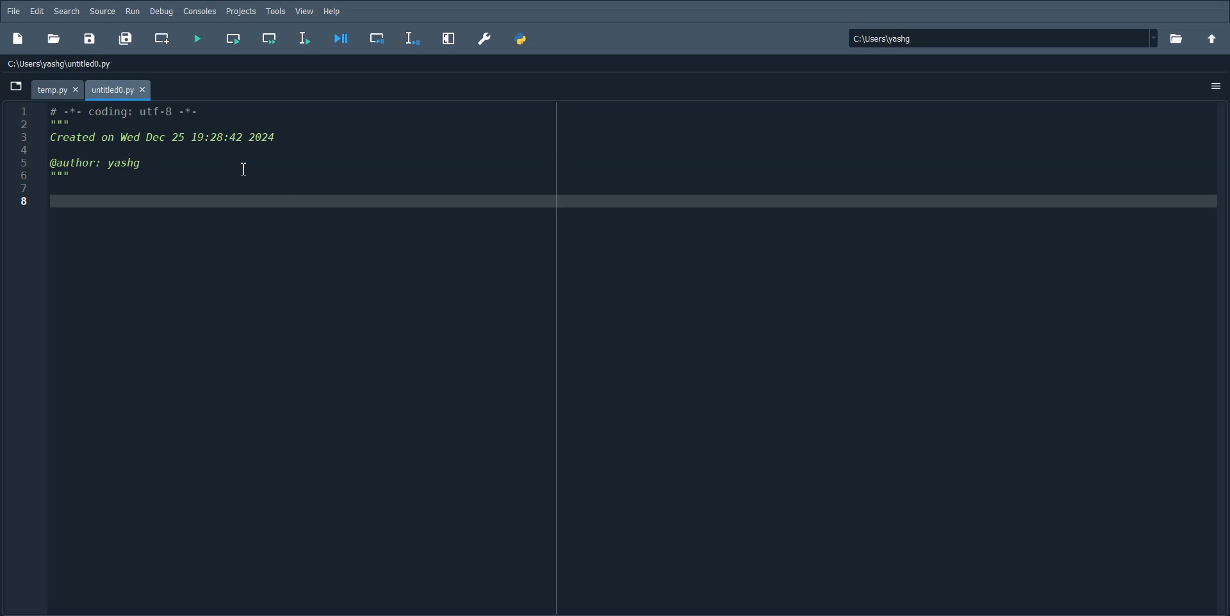 The image size is (1230, 616). What do you see at coordinates (201, 11) in the screenshot?
I see `Consoles` at bounding box center [201, 11].